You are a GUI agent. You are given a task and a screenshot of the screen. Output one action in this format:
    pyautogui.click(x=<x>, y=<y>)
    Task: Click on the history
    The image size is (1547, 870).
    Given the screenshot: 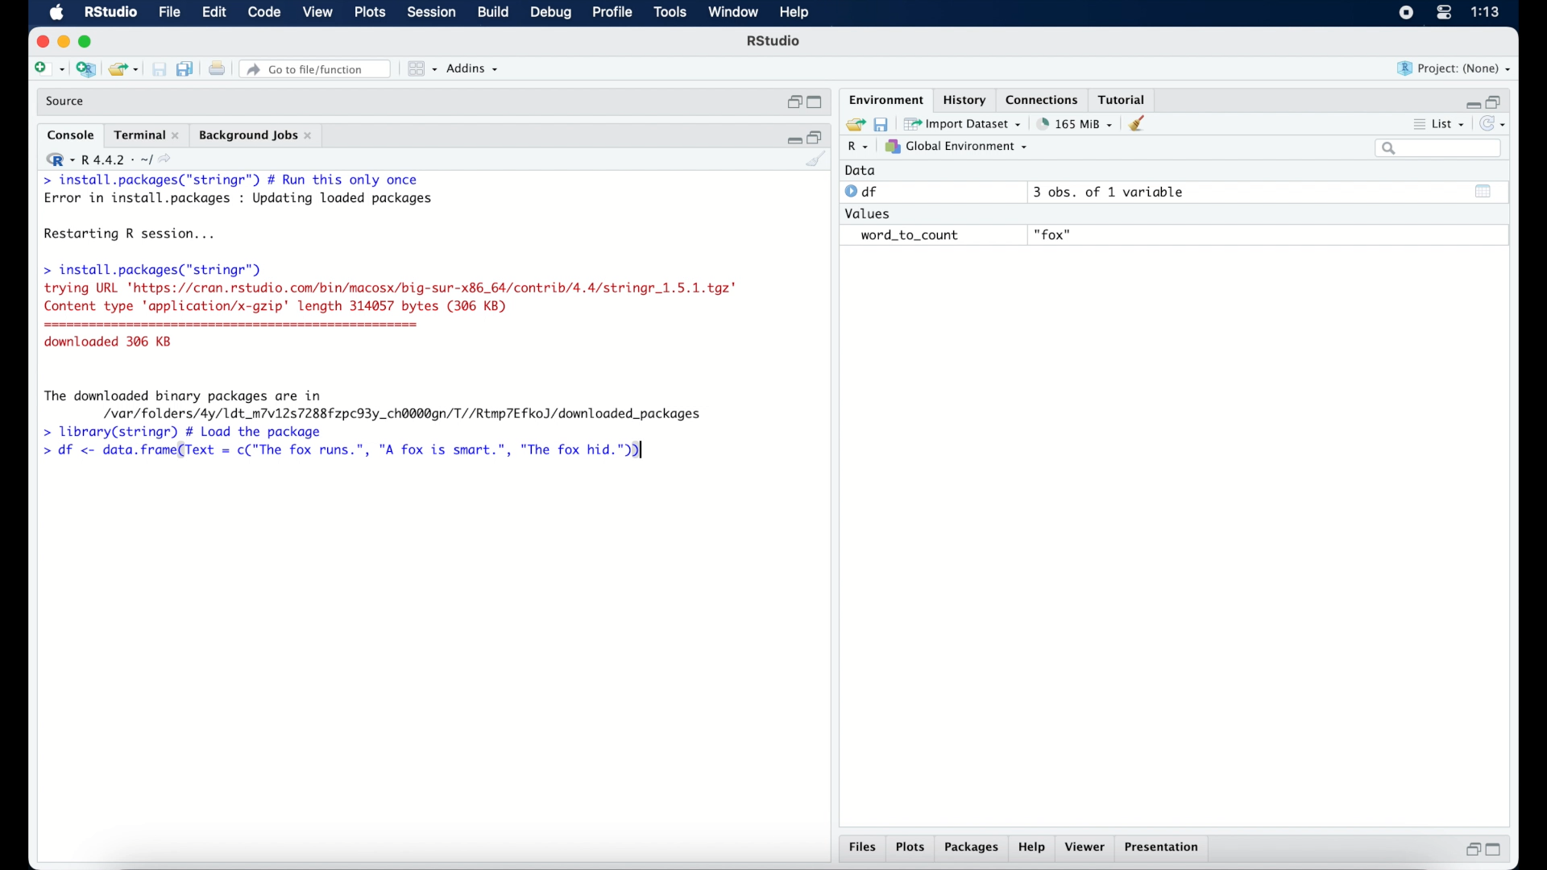 What is the action you would take?
    pyautogui.click(x=963, y=100)
    